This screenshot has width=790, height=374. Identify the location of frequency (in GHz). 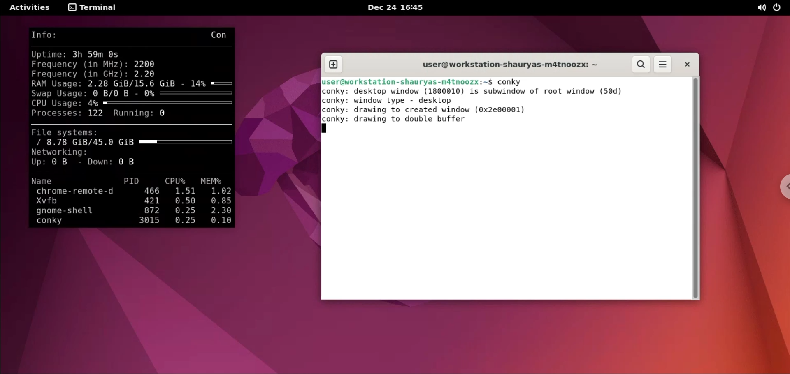
(80, 74).